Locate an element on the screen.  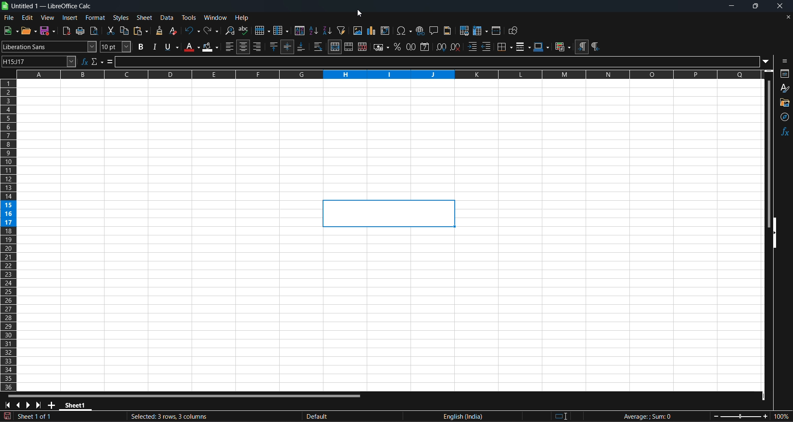
clear direct formating is located at coordinates (174, 31).